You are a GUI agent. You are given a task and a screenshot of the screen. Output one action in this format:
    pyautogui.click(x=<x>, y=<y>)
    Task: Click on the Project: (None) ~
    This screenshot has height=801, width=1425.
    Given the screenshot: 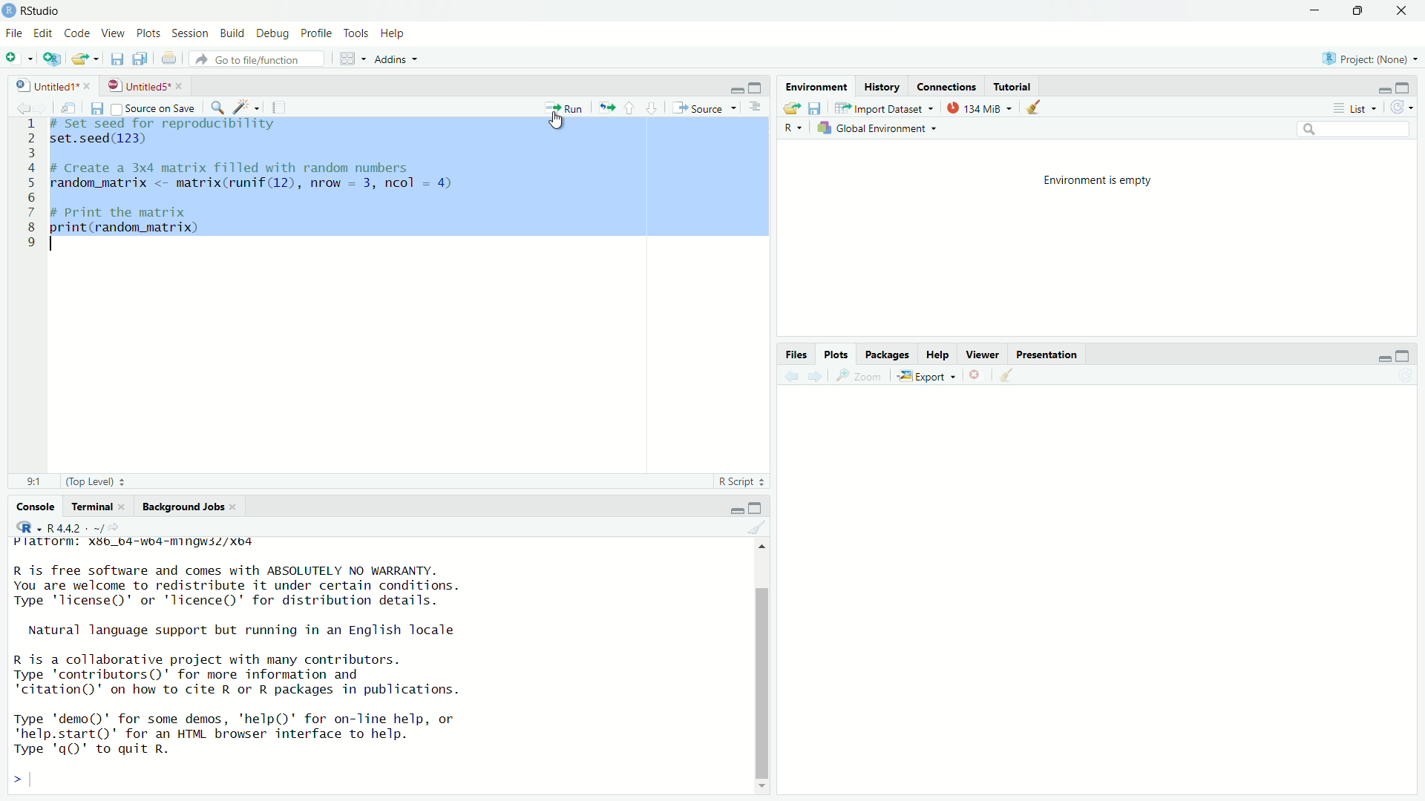 What is the action you would take?
    pyautogui.click(x=1369, y=59)
    